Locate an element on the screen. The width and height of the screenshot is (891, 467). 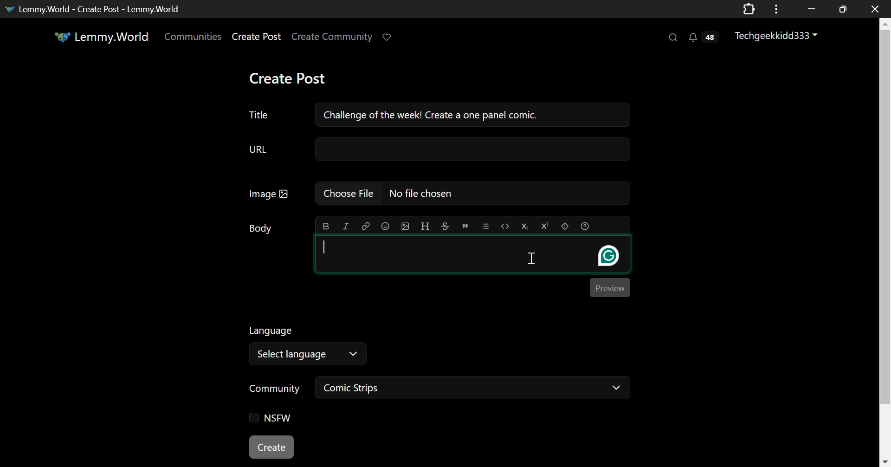
link is located at coordinates (364, 226).